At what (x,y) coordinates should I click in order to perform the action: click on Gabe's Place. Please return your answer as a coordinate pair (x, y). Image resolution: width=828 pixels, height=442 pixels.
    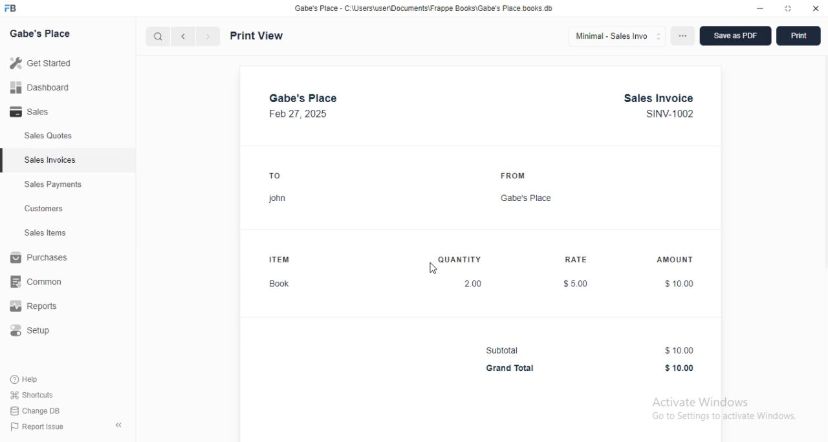
    Looking at the image, I should click on (527, 198).